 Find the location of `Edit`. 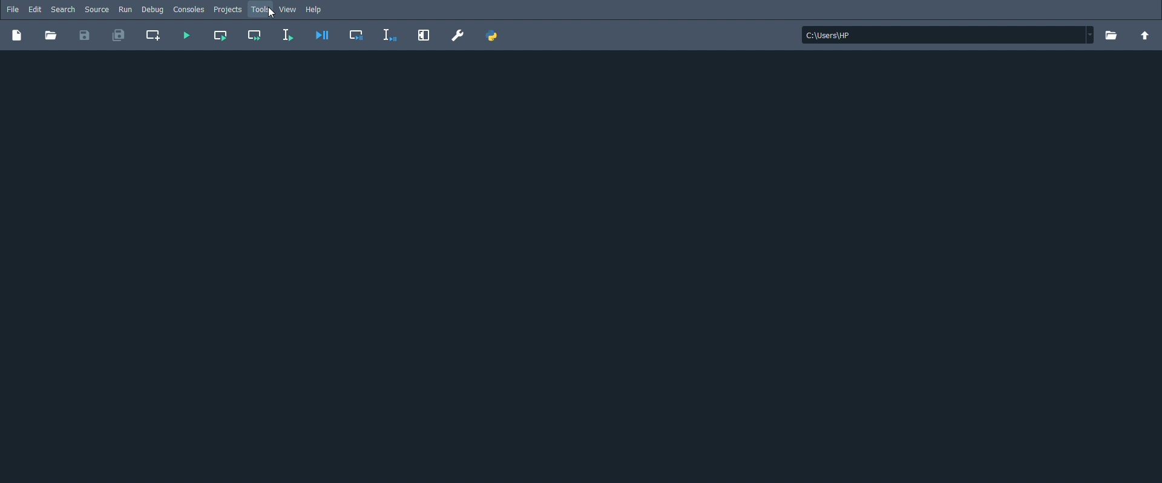

Edit is located at coordinates (35, 9).